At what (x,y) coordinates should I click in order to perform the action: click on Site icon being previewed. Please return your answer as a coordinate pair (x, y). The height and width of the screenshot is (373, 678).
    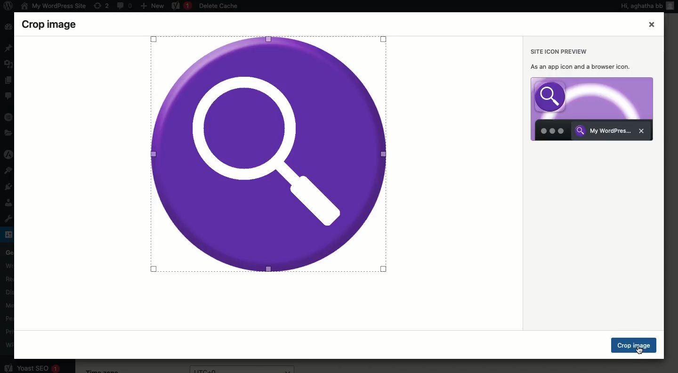
    Looking at the image, I should click on (592, 109).